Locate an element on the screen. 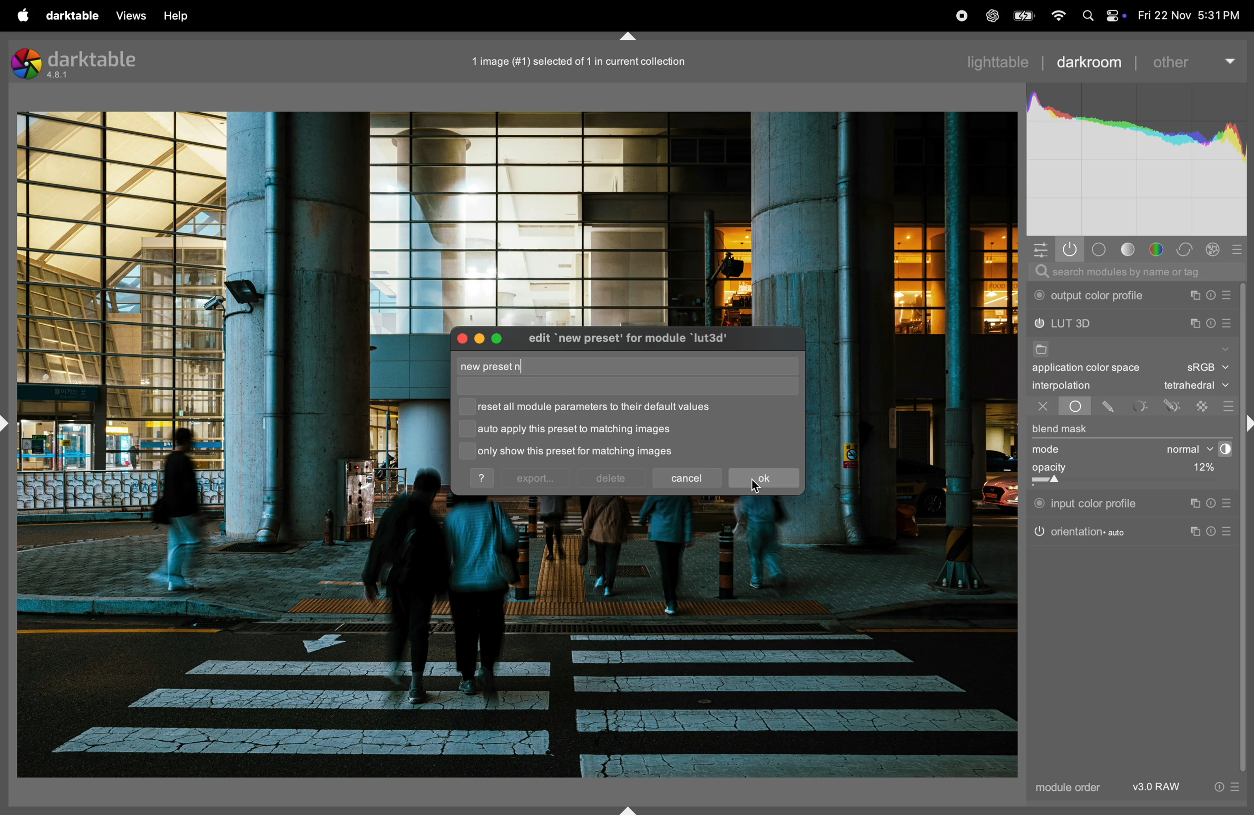  correct is located at coordinates (1187, 250).